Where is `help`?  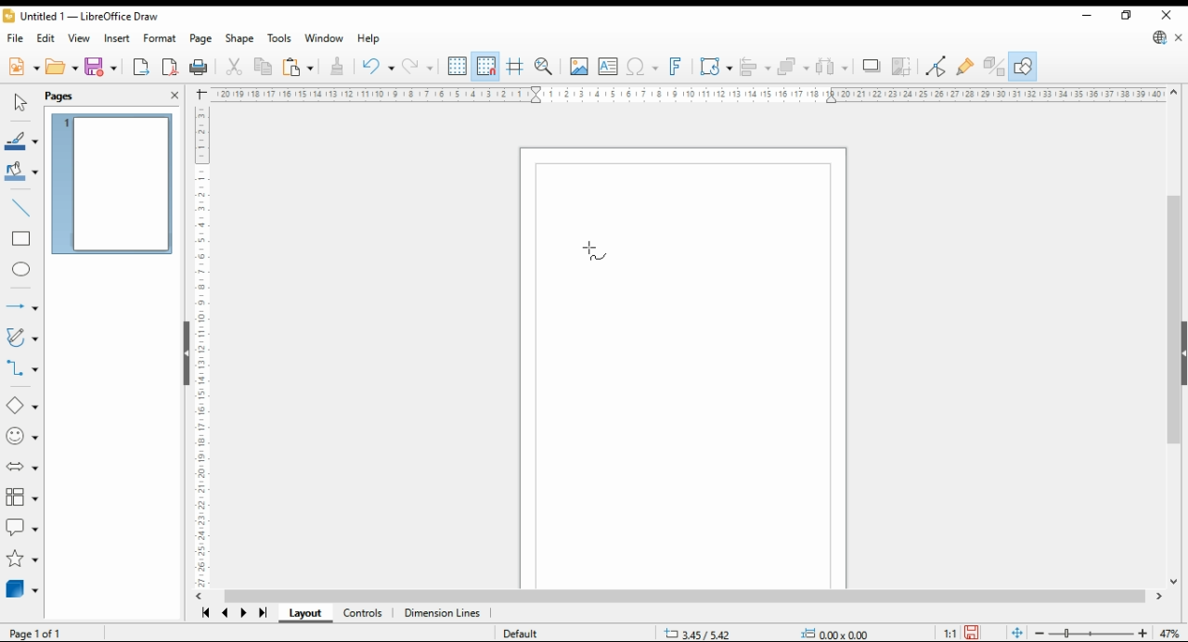
help is located at coordinates (369, 38).